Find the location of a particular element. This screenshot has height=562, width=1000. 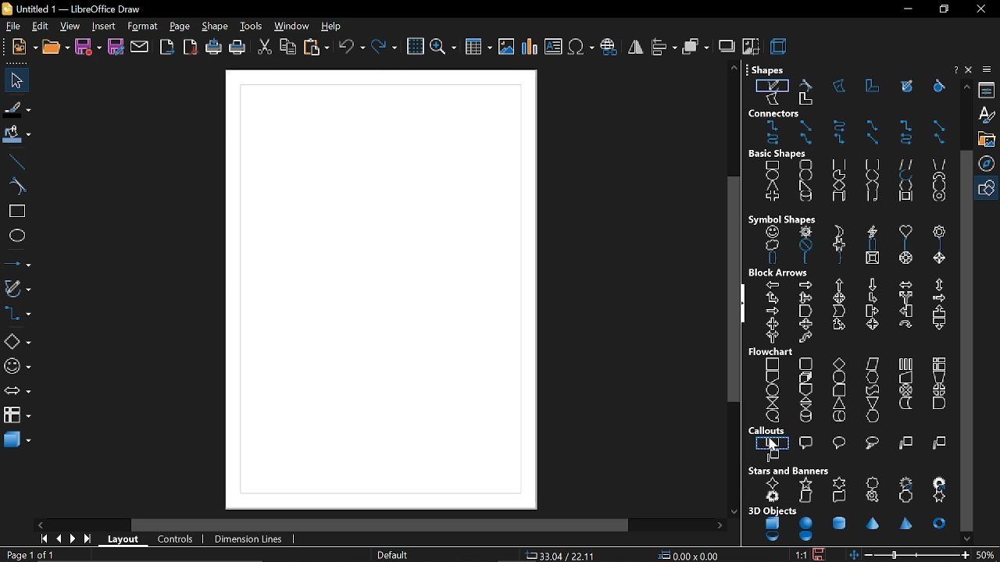

24 point star is located at coordinates (940, 482).